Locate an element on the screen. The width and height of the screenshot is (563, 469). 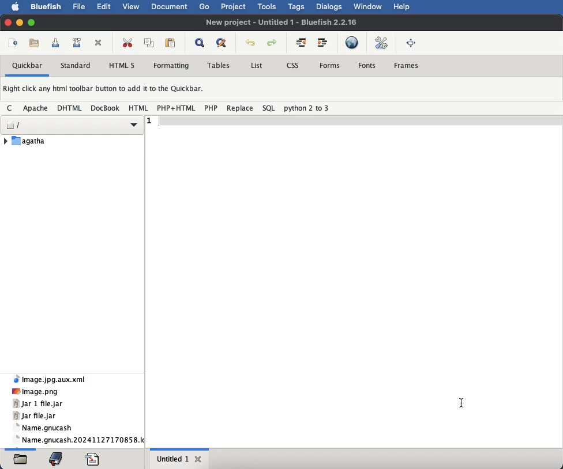
folder is located at coordinates (20, 460).